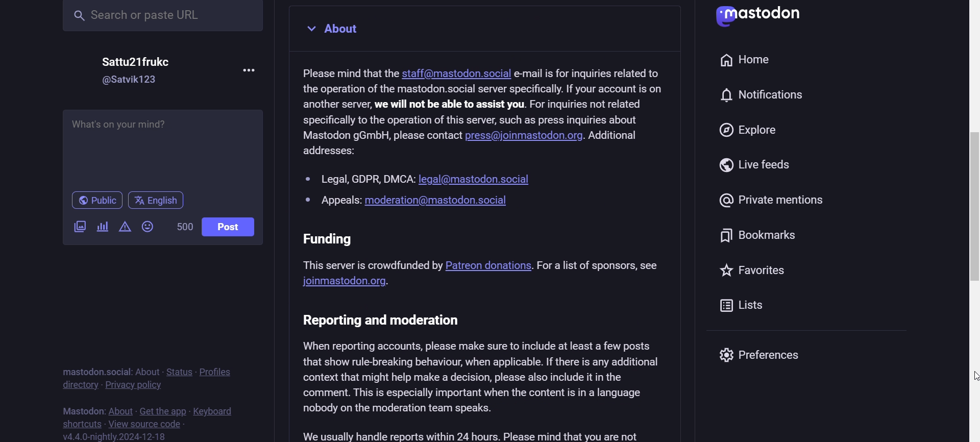  I want to click on additional, so click(616, 135).